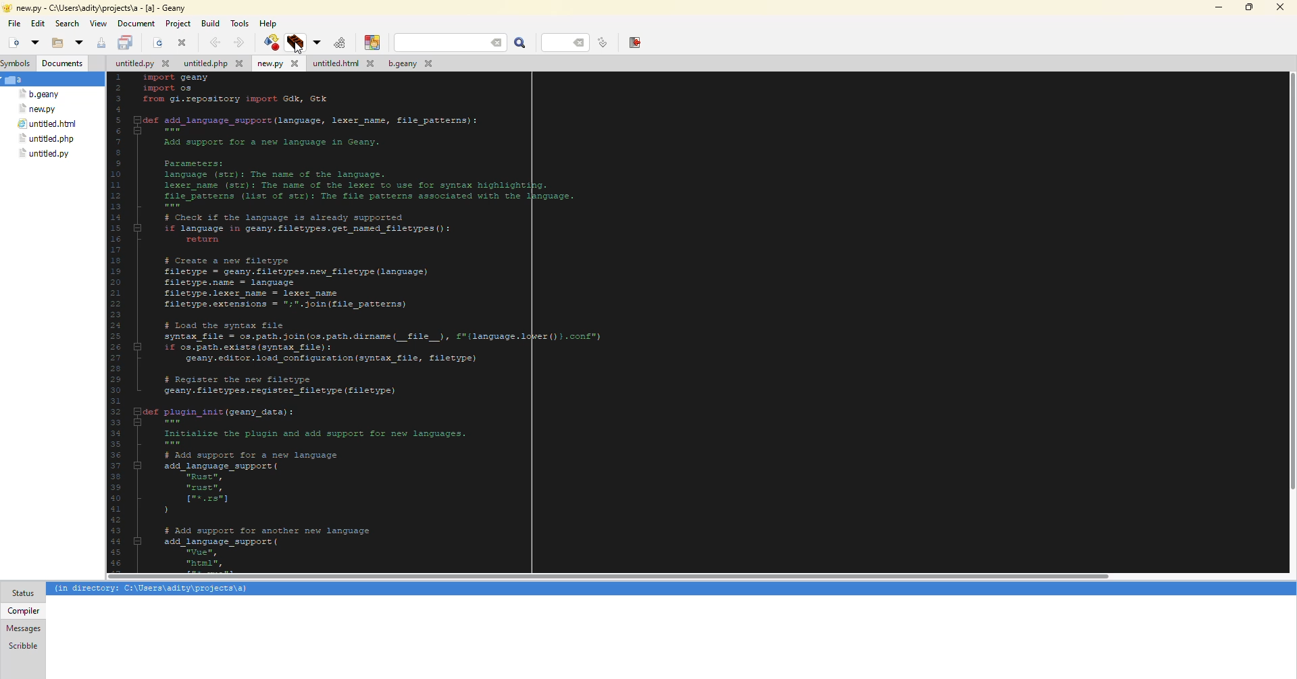 This screenshot has width=1297, height=679. I want to click on search, so click(469, 43).